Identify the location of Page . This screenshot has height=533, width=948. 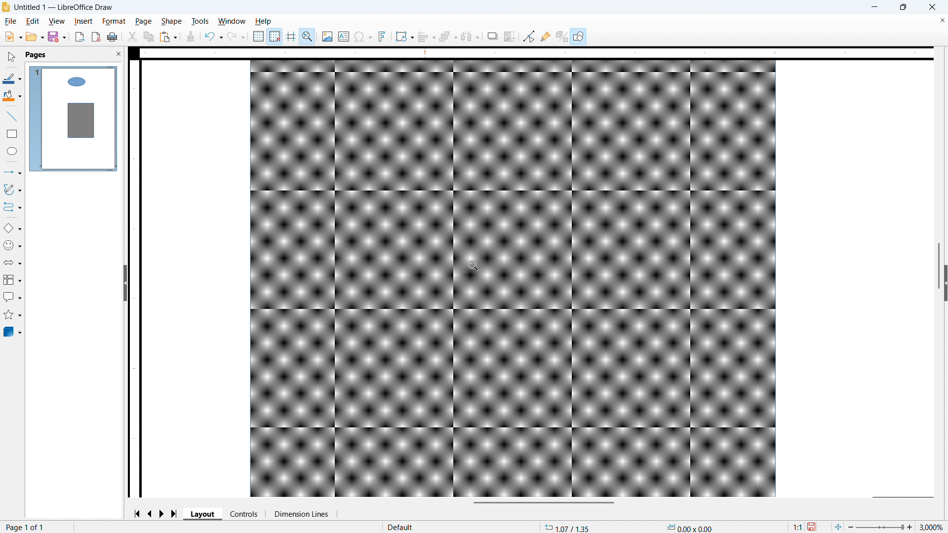
(538, 279).